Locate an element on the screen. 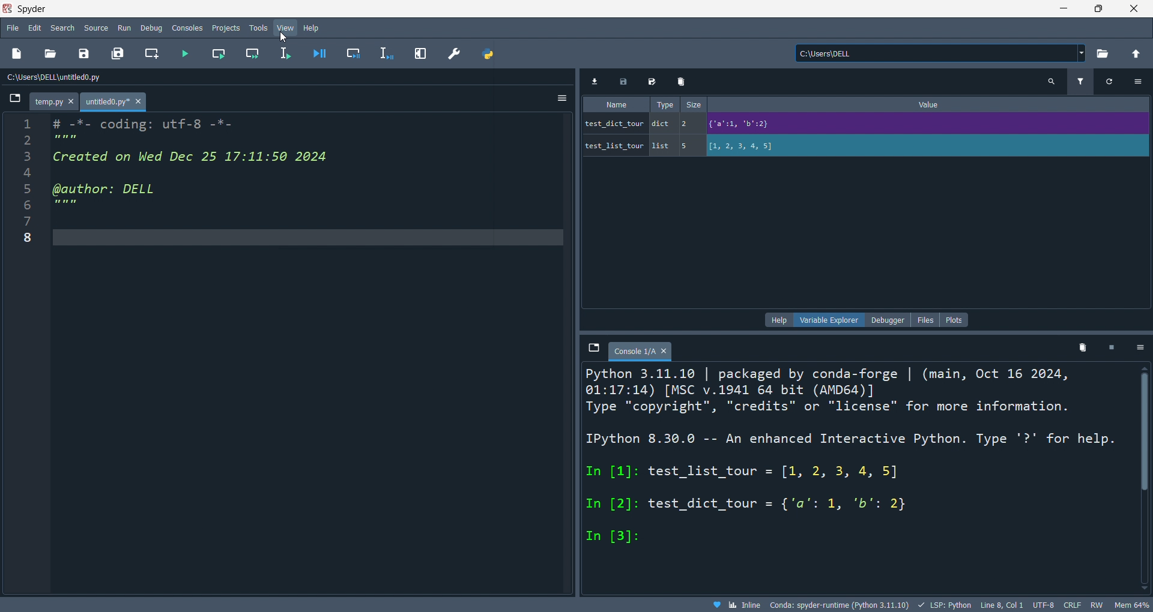 The height and width of the screenshot is (612, 1153). save is located at coordinates (626, 82).